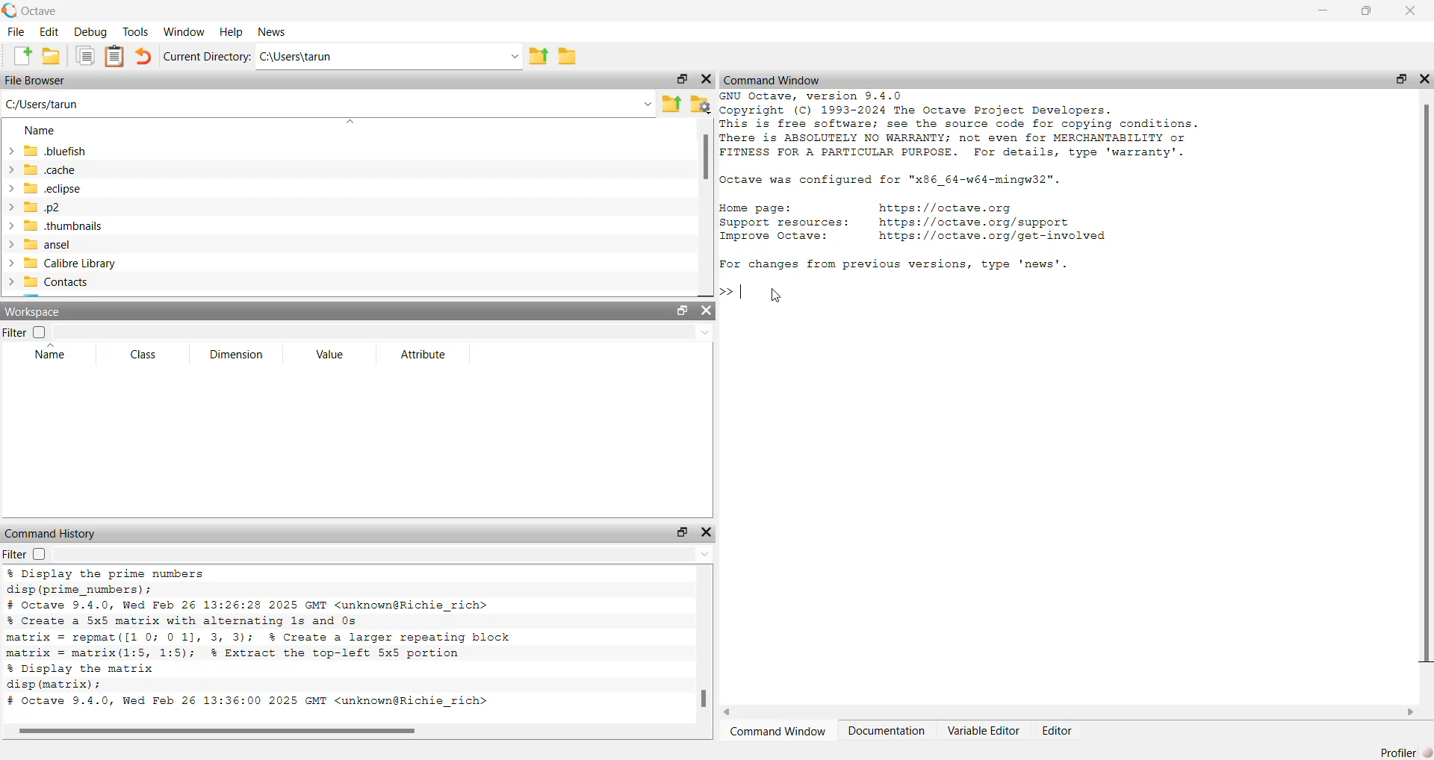 The width and height of the screenshot is (1434, 760). What do you see at coordinates (331, 357) in the screenshot?
I see `value` at bounding box center [331, 357].